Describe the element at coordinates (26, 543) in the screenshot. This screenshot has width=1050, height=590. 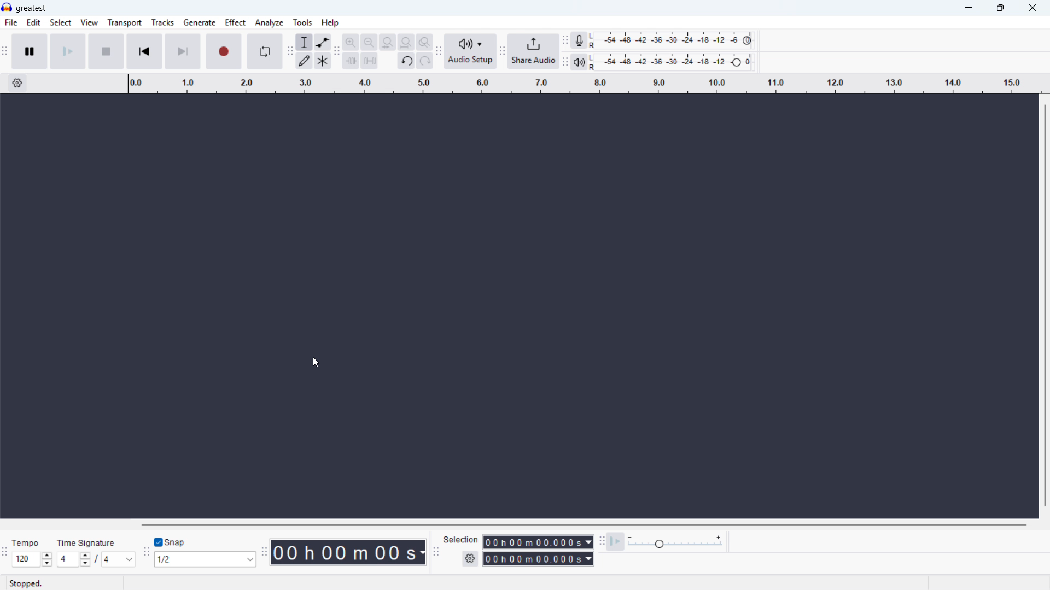
I see `tempo` at that location.